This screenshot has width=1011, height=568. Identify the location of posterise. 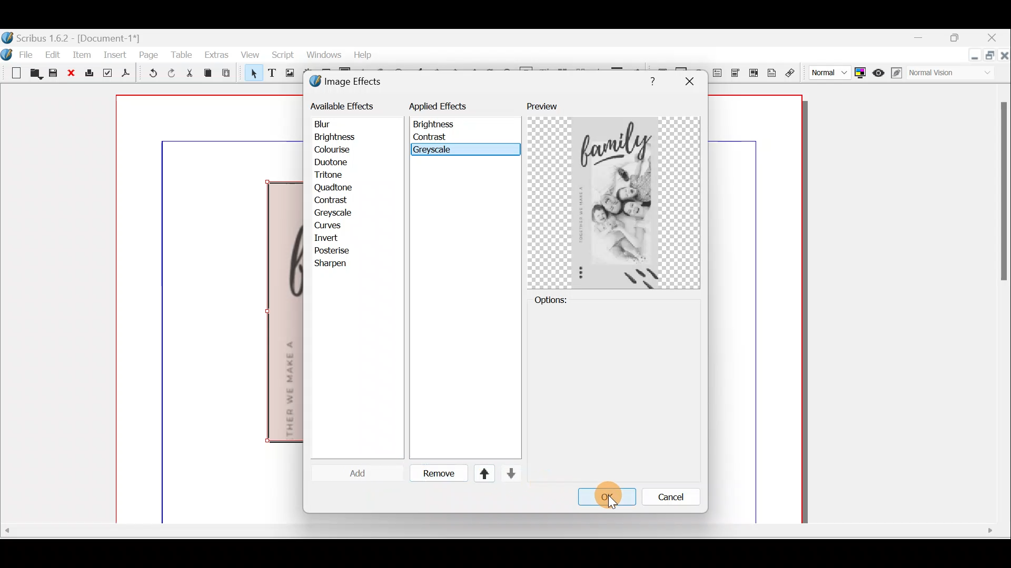
(335, 251).